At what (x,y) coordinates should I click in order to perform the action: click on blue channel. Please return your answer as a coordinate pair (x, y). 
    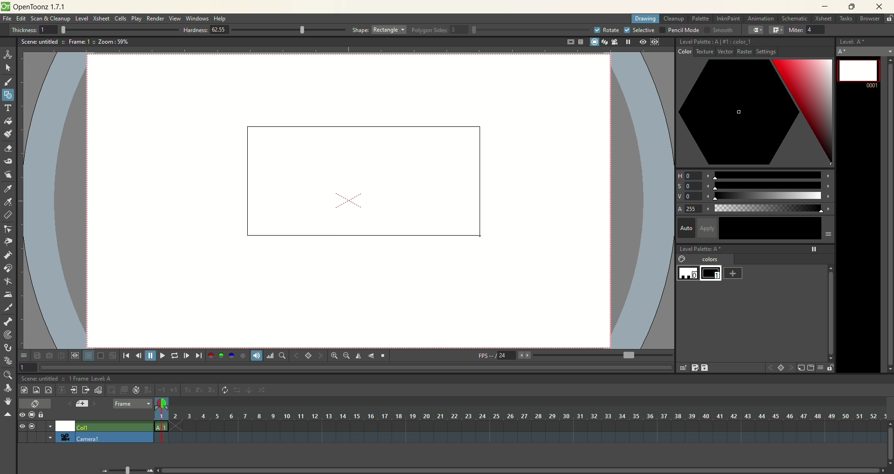
    Looking at the image, I should click on (230, 355).